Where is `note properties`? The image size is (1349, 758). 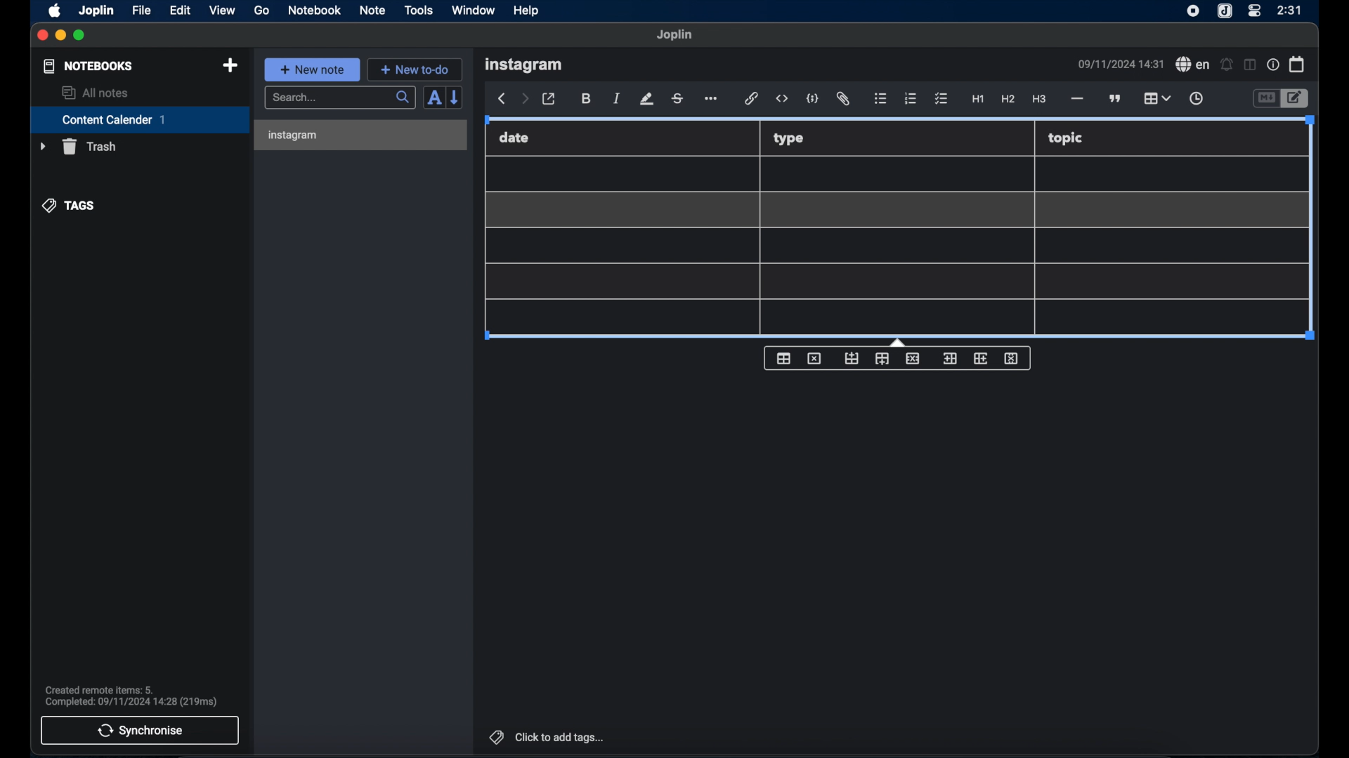 note properties is located at coordinates (1273, 64).